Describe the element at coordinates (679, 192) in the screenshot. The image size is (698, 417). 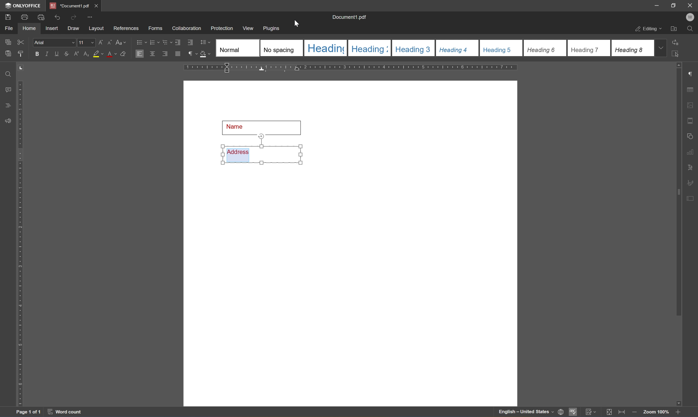
I see `scroll bar` at that location.